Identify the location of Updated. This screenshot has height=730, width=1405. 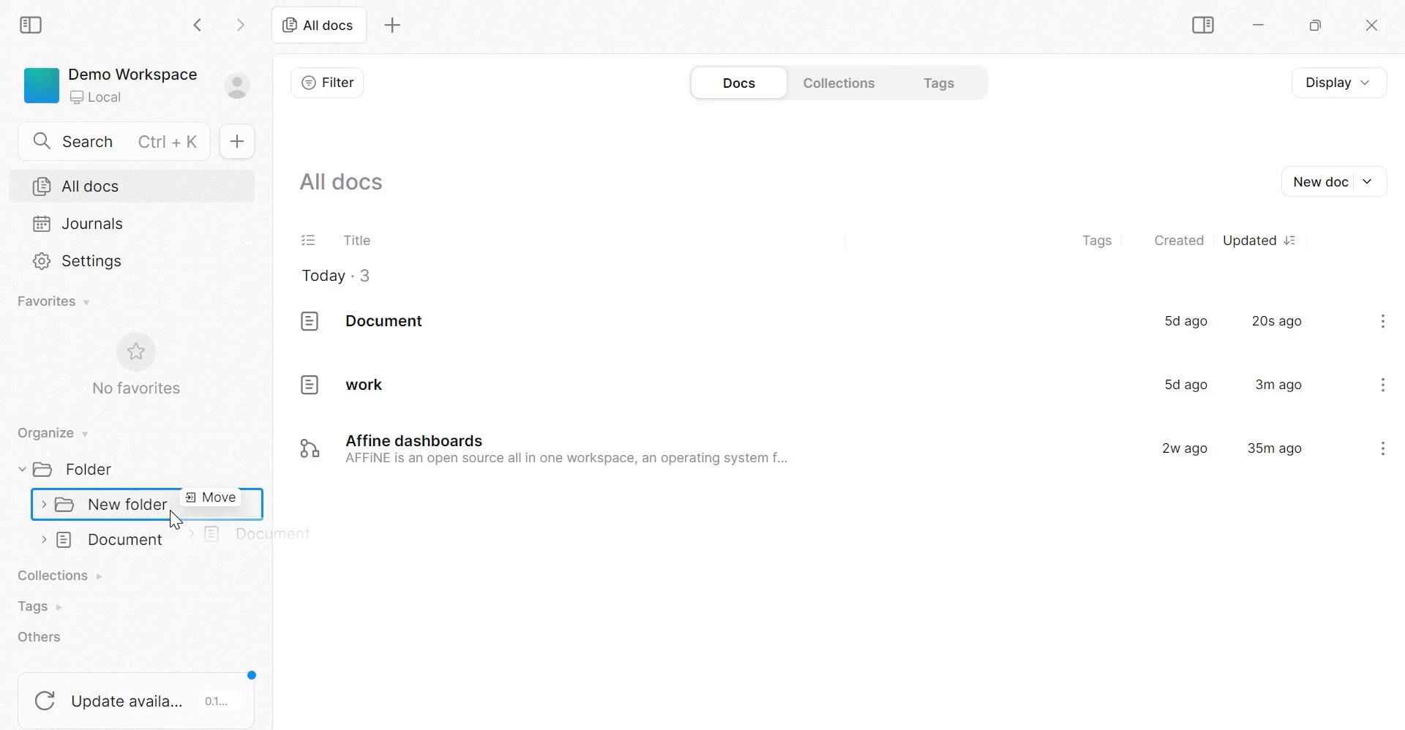
(1259, 237).